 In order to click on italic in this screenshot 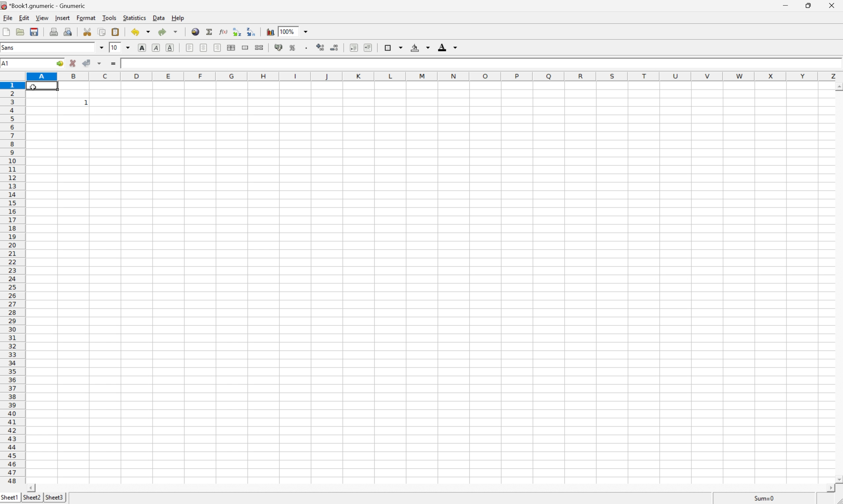, I will do `click(157, 48)`.